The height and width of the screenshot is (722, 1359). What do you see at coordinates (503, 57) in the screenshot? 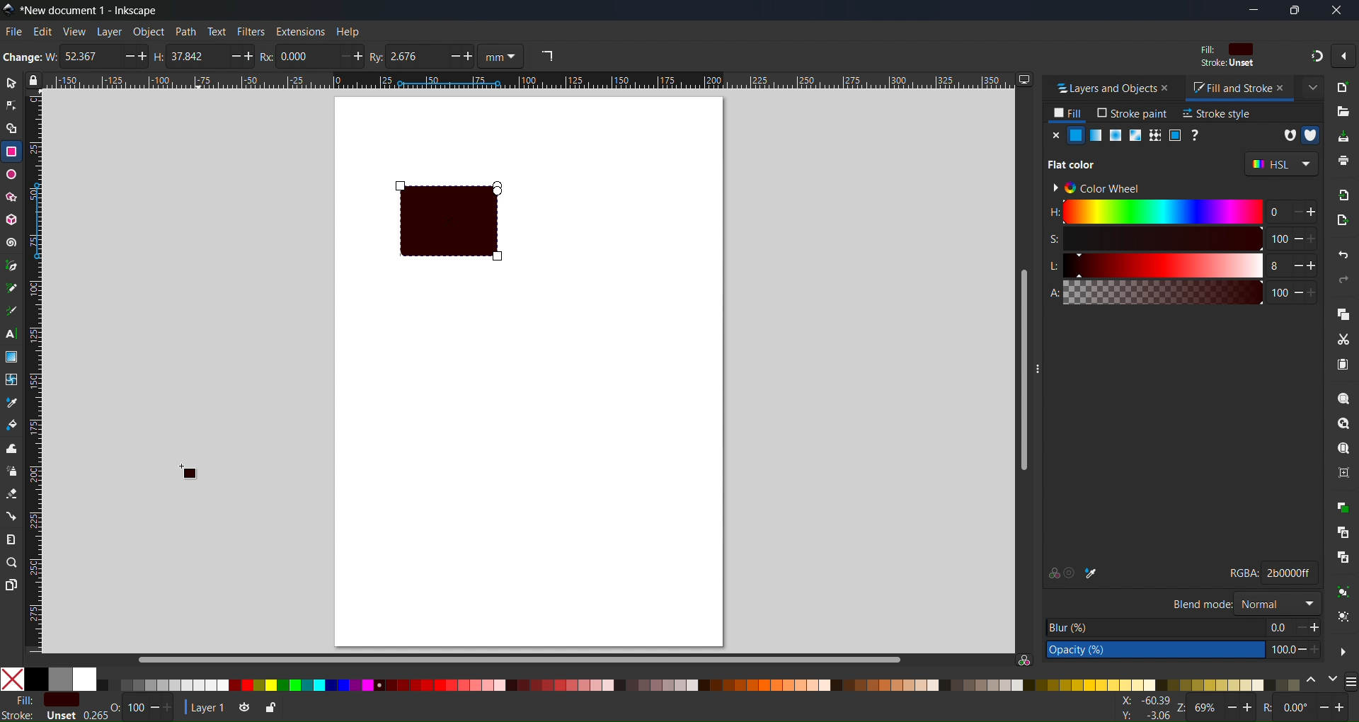
I see `mm ` at bounding box center [503, 57].